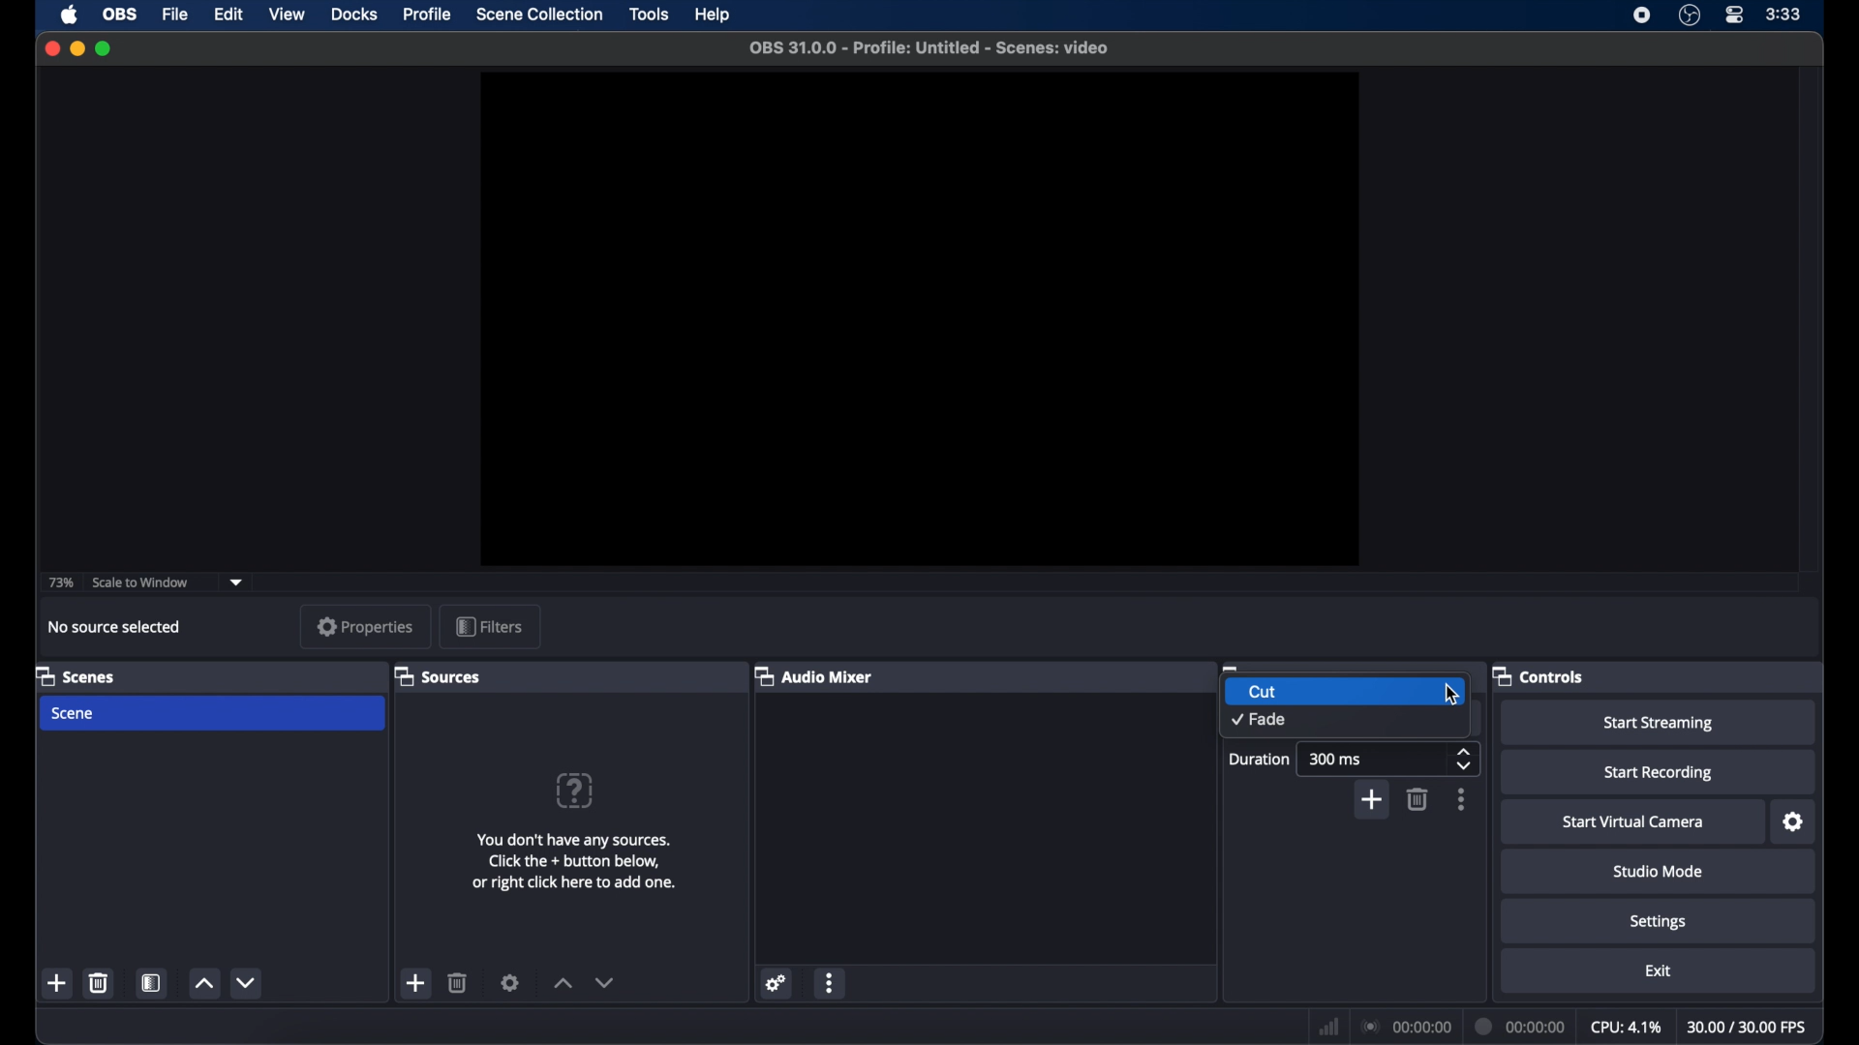  Describe the element at coordinates (715, 15) in the screenshot. I see `help` at that location.